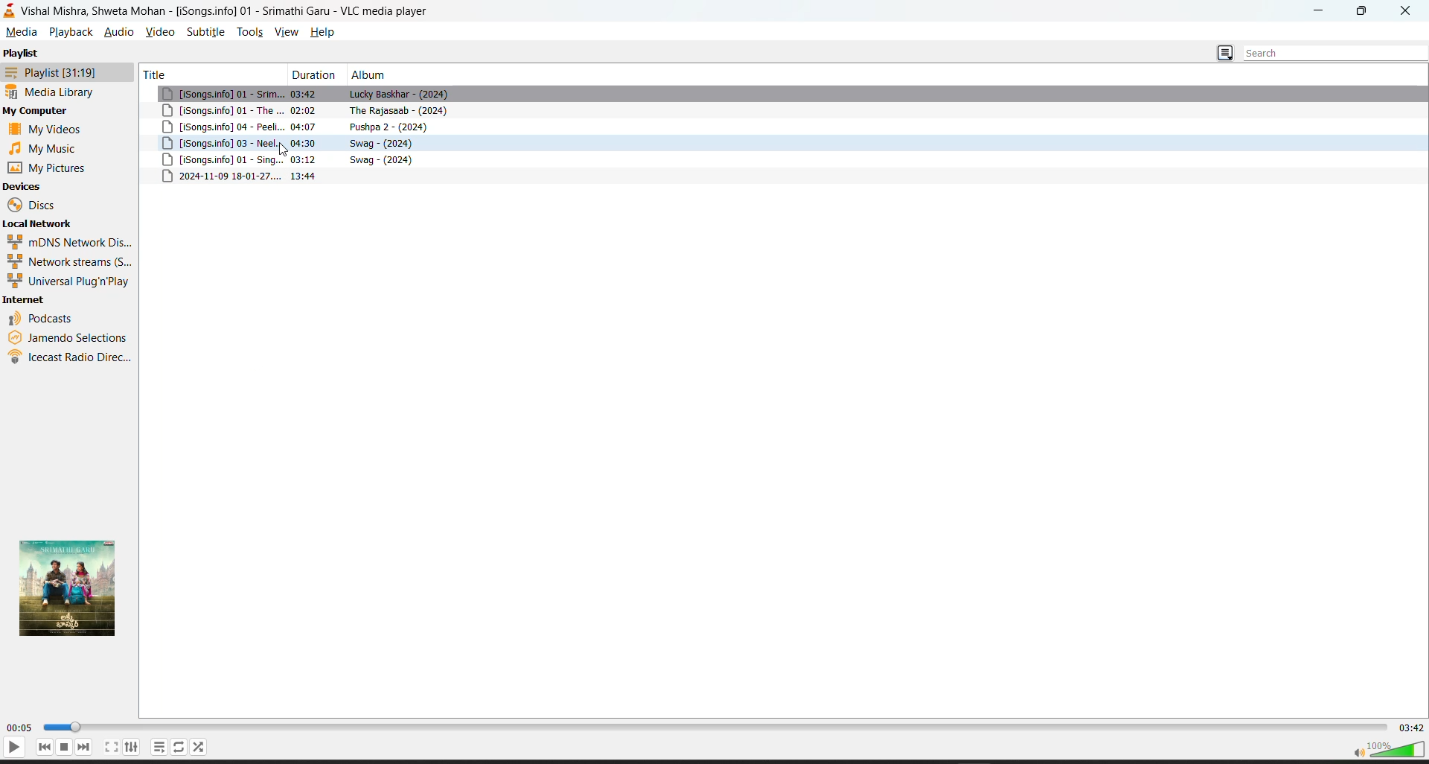 The width and height of the screenshot is (1429, 764). What do you see at coordinates (85, 747) in the screenshot?
I see `next` at bounding box center [85, 747].